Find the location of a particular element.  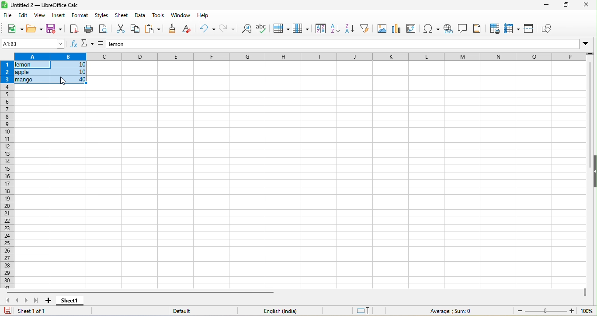

untitled 2- libre ofice calc is located at coordinates (48, 6).